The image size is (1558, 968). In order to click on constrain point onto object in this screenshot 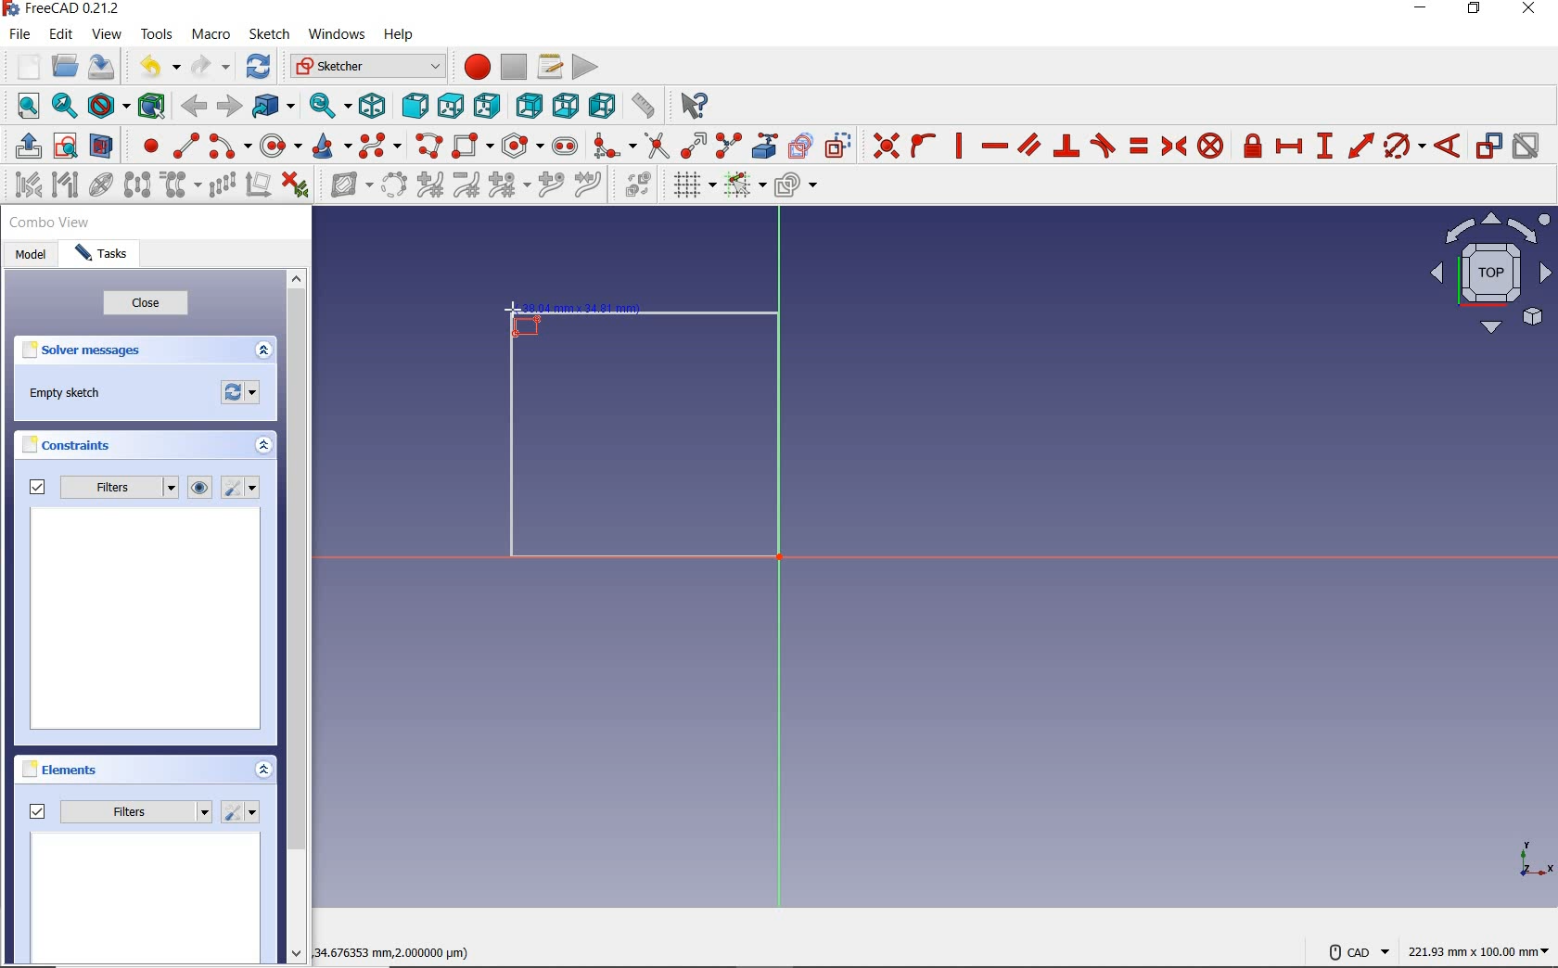, I will do `click(923, 146)`.